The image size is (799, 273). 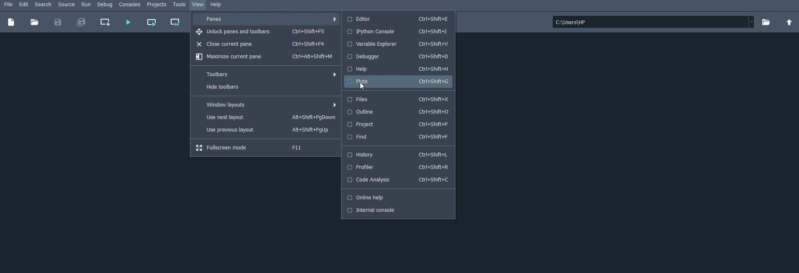 I want to click on Projects, so click(x=398, y=125).